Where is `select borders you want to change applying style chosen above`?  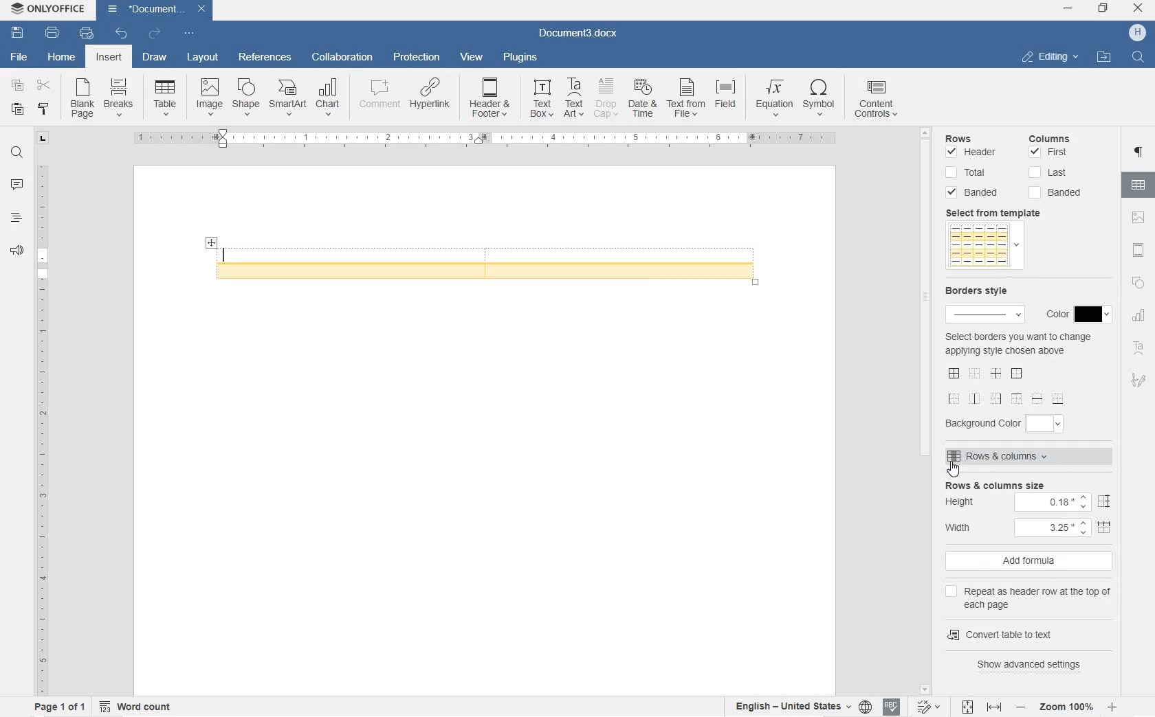
select borders you want to change applying style chosen above is located at coordinates (1017, 345).